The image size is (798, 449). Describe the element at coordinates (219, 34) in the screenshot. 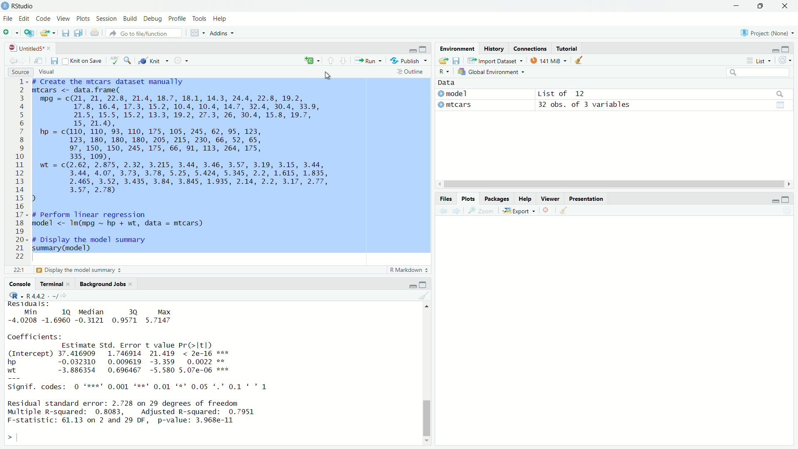

I see `Addins` at that location.